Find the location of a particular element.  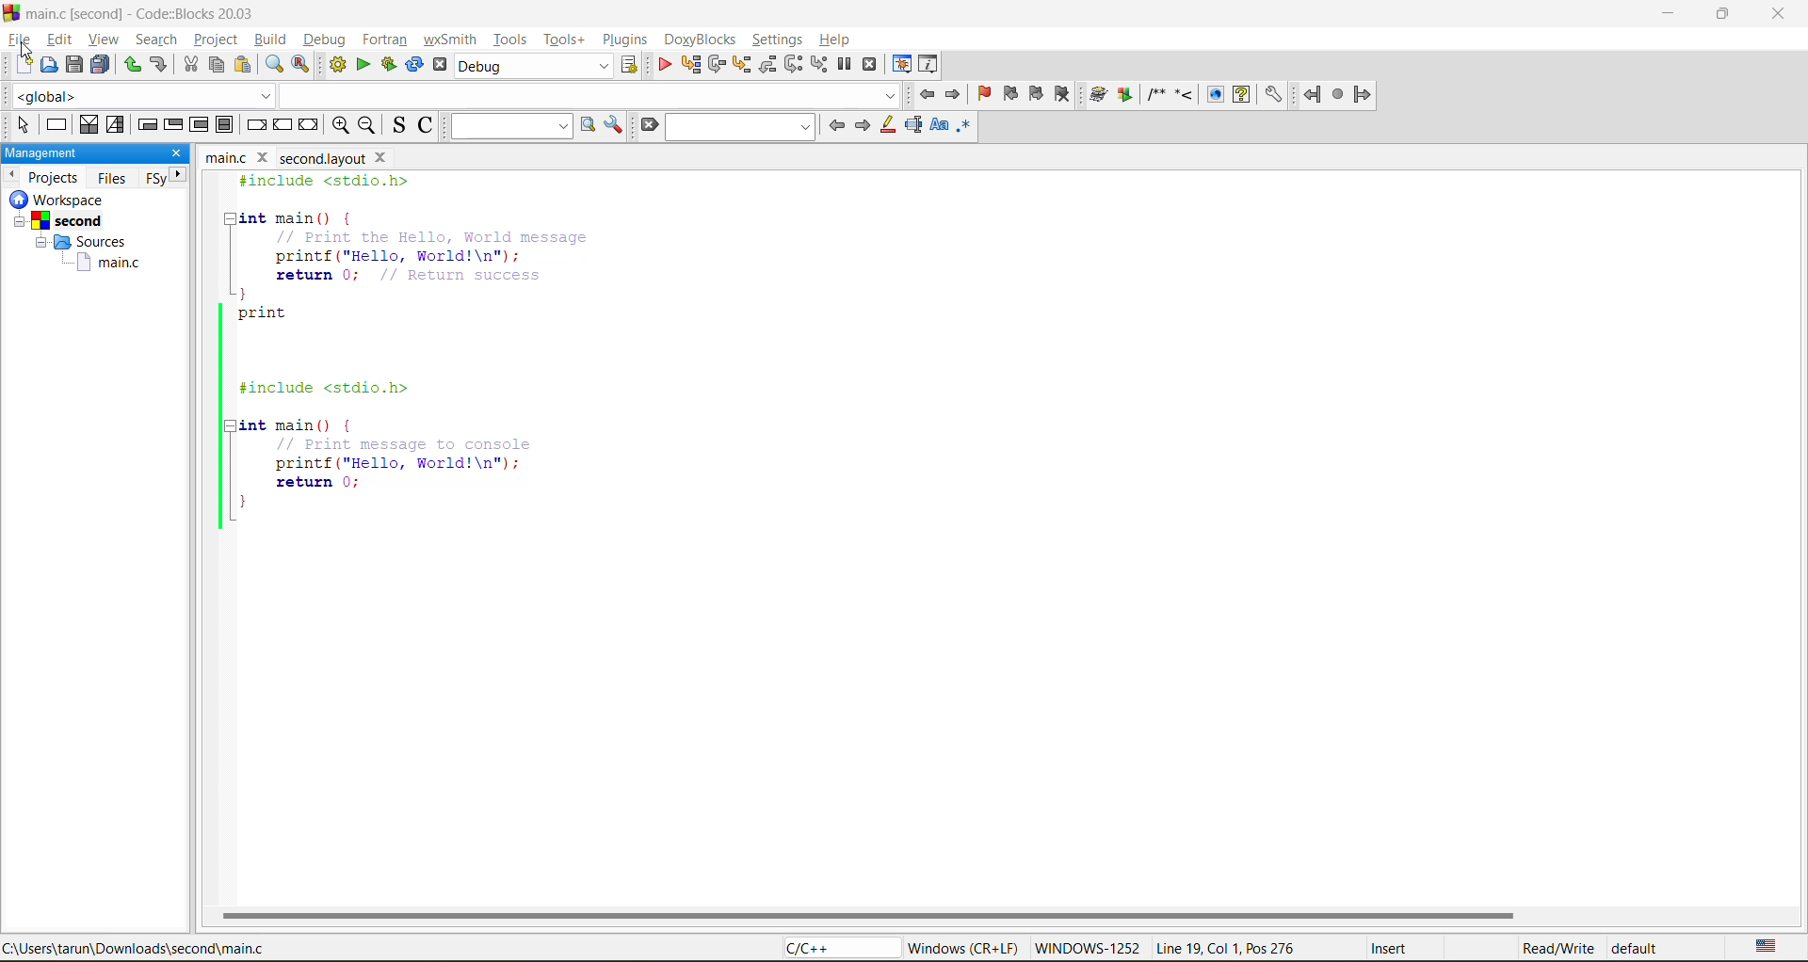

cut is located at coordinates (189, 65).